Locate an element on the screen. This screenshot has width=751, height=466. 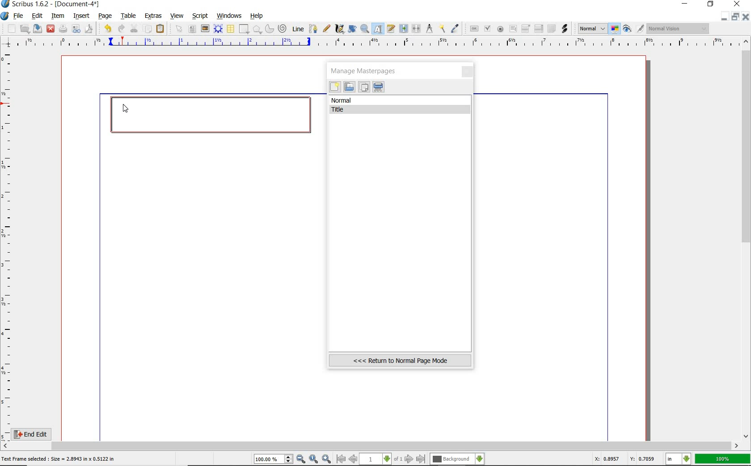
Background is located at coordinates (457, 459).